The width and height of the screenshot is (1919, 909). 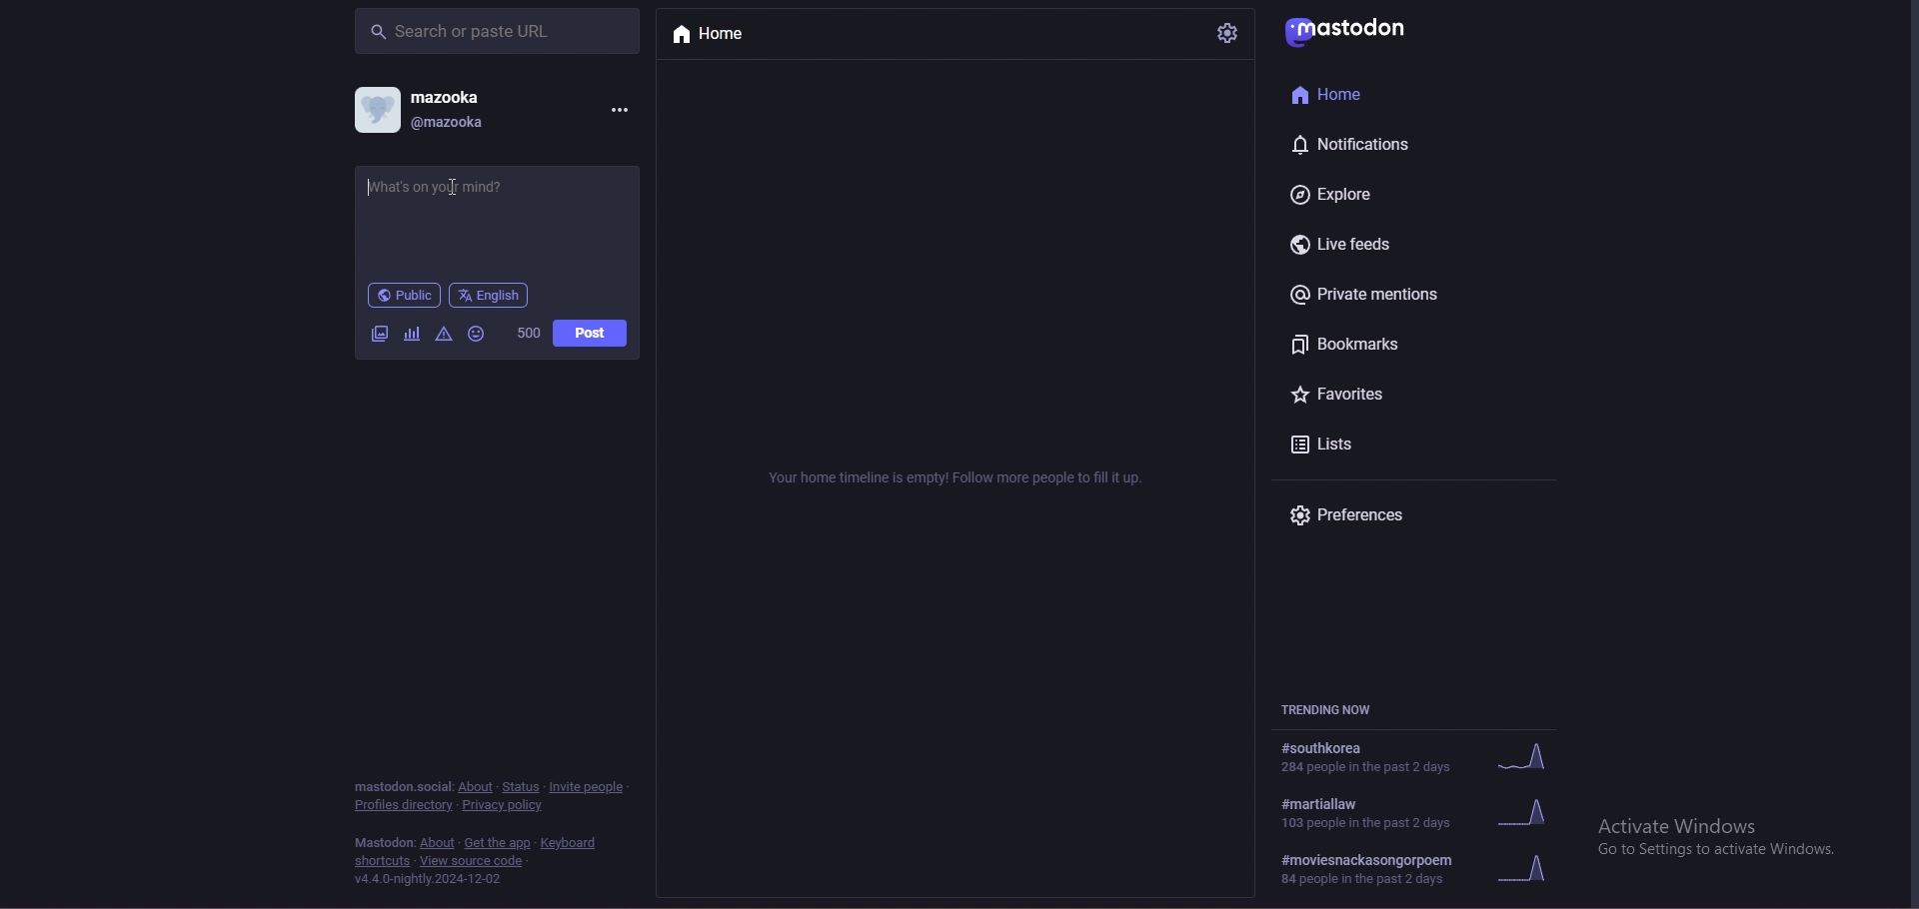 What do you see at coordinates (1414, 815) in the screenshot?
I see `trending` at bounding box center [1414, 815].